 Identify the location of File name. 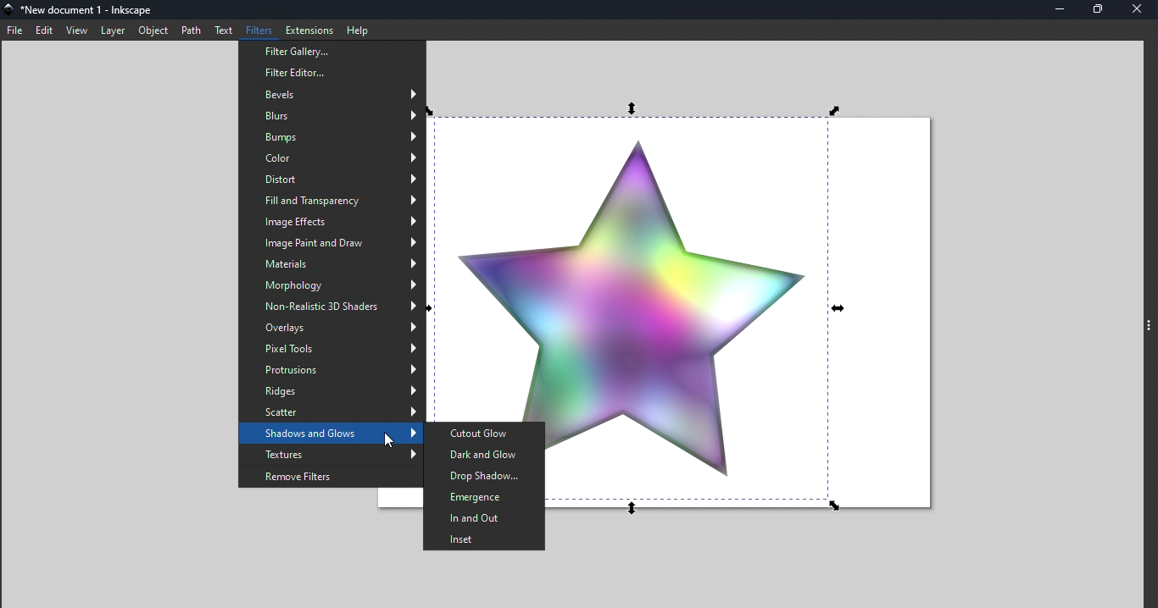
(90, 11).